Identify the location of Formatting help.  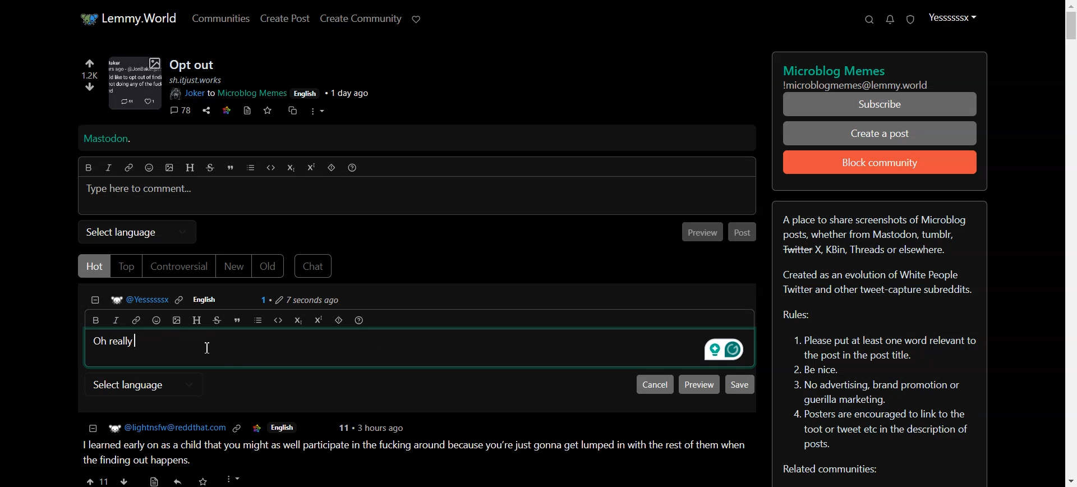
(360, 321).